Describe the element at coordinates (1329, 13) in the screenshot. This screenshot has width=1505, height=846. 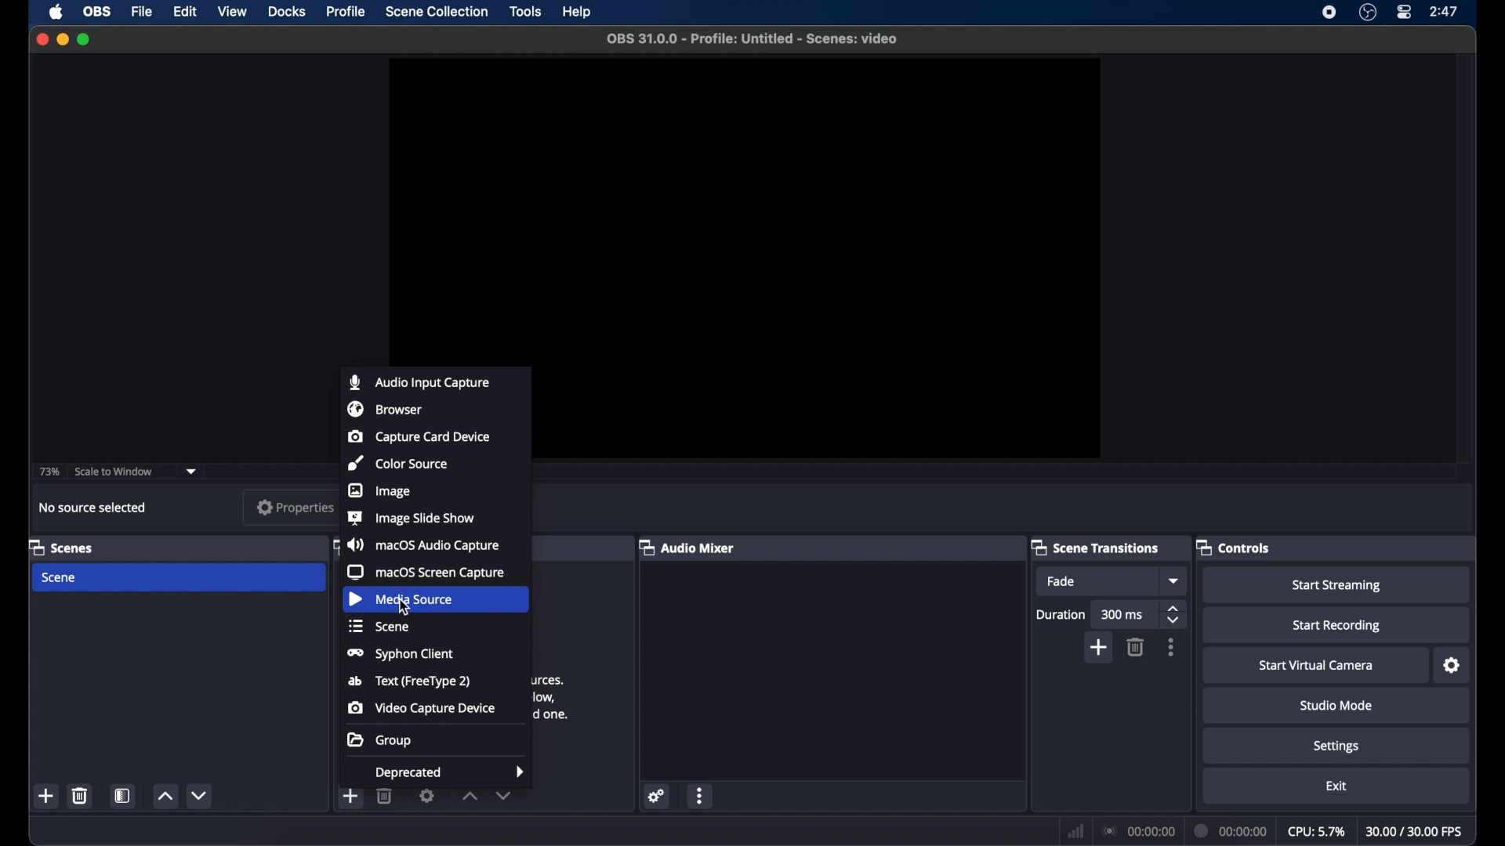
I see `screen recorder icon` at that location.